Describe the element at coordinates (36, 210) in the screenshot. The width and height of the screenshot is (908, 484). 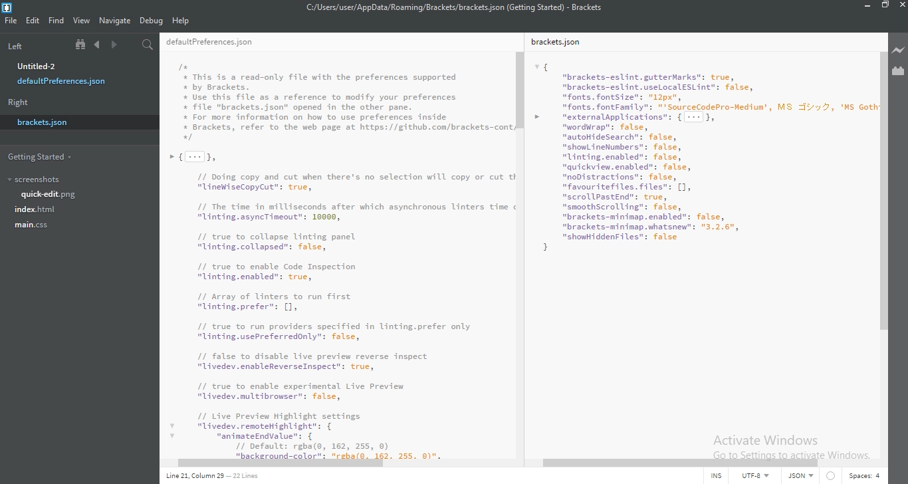
I see `index.html` at that location.